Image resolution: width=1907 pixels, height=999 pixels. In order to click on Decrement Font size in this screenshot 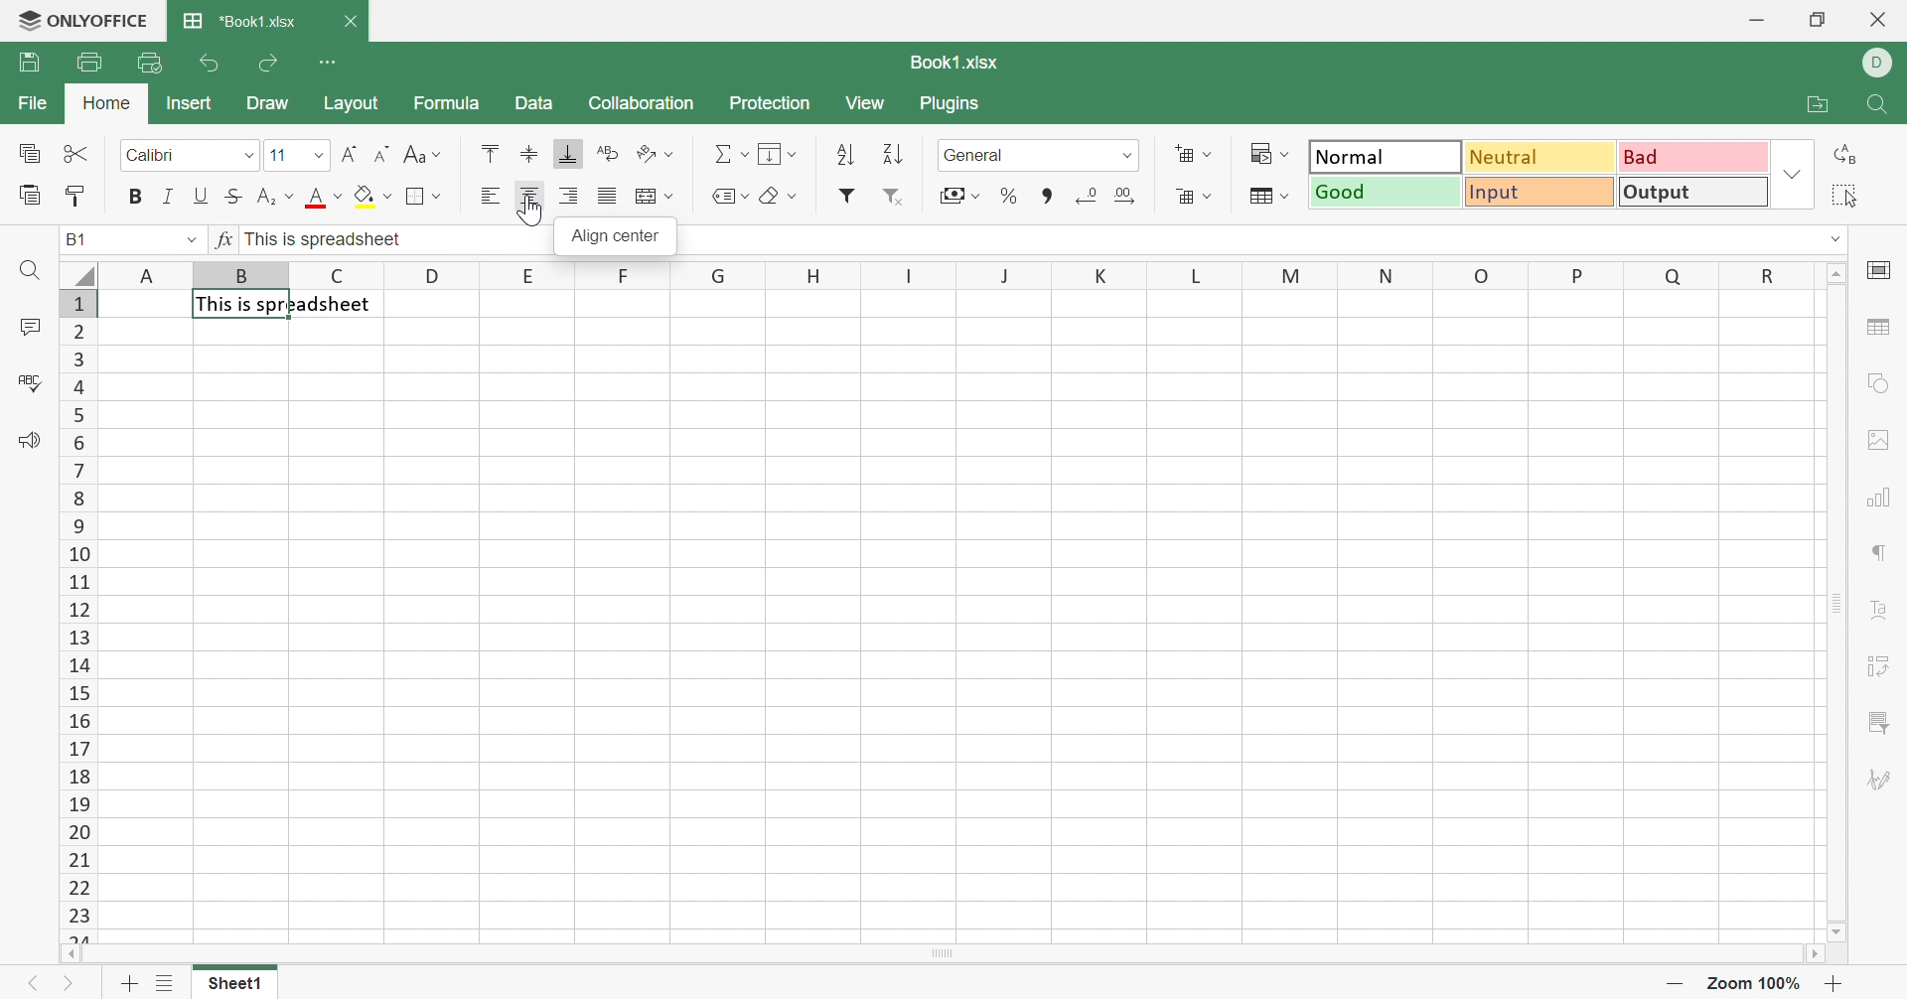, I will do `click(380, 153)`.